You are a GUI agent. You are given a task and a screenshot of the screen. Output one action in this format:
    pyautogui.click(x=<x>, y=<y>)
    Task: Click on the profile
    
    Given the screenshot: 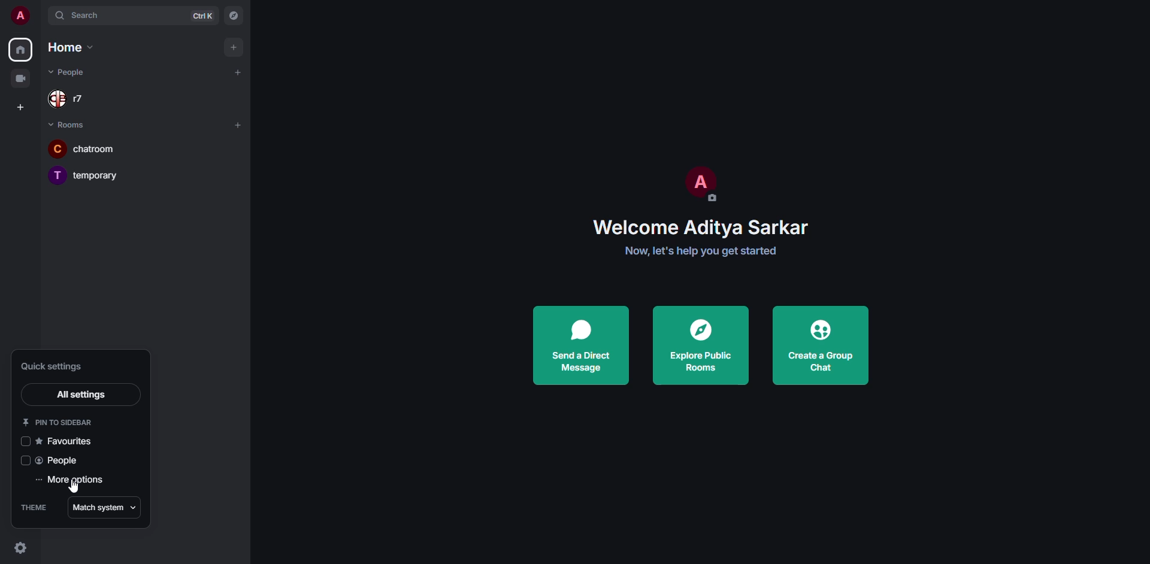 What is the action you would take?
    pyautogui.click(x=22, y=16)
    